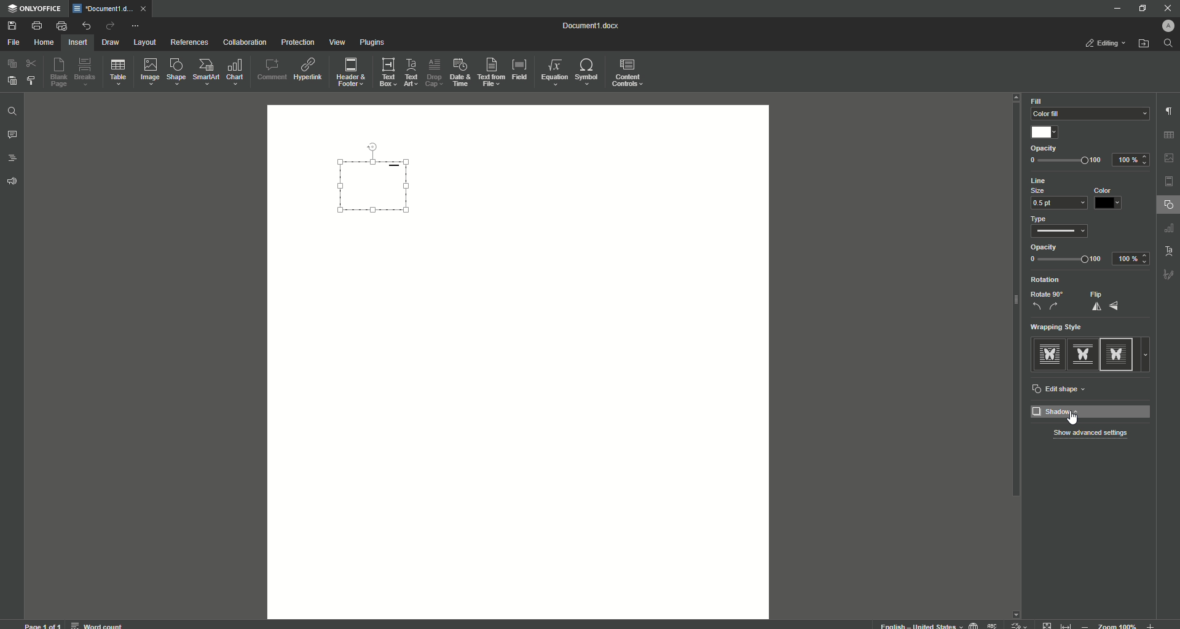 This screenshot has width=1180, height=629. Describe the element at coordinates (1062, 327) in the screenshot. I see `Wrapping Style` at that location.